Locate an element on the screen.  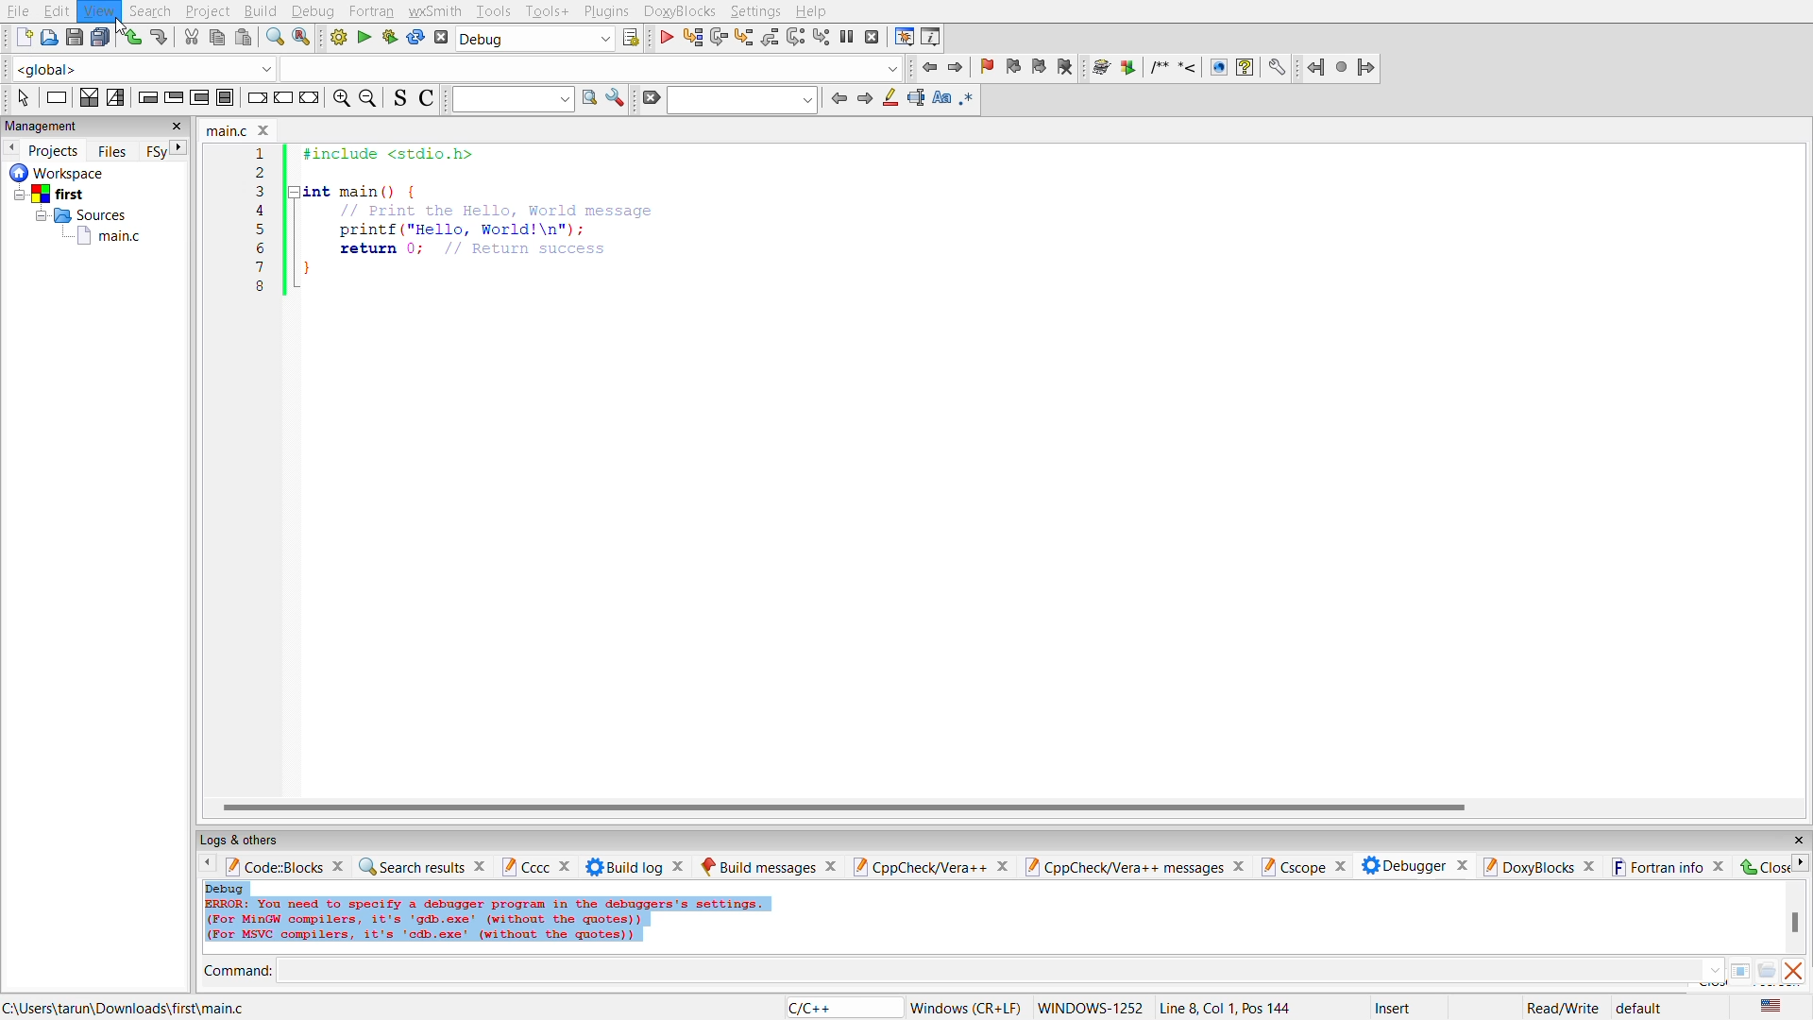
cppcheck/vera++ is located at coordinates (930, 863).